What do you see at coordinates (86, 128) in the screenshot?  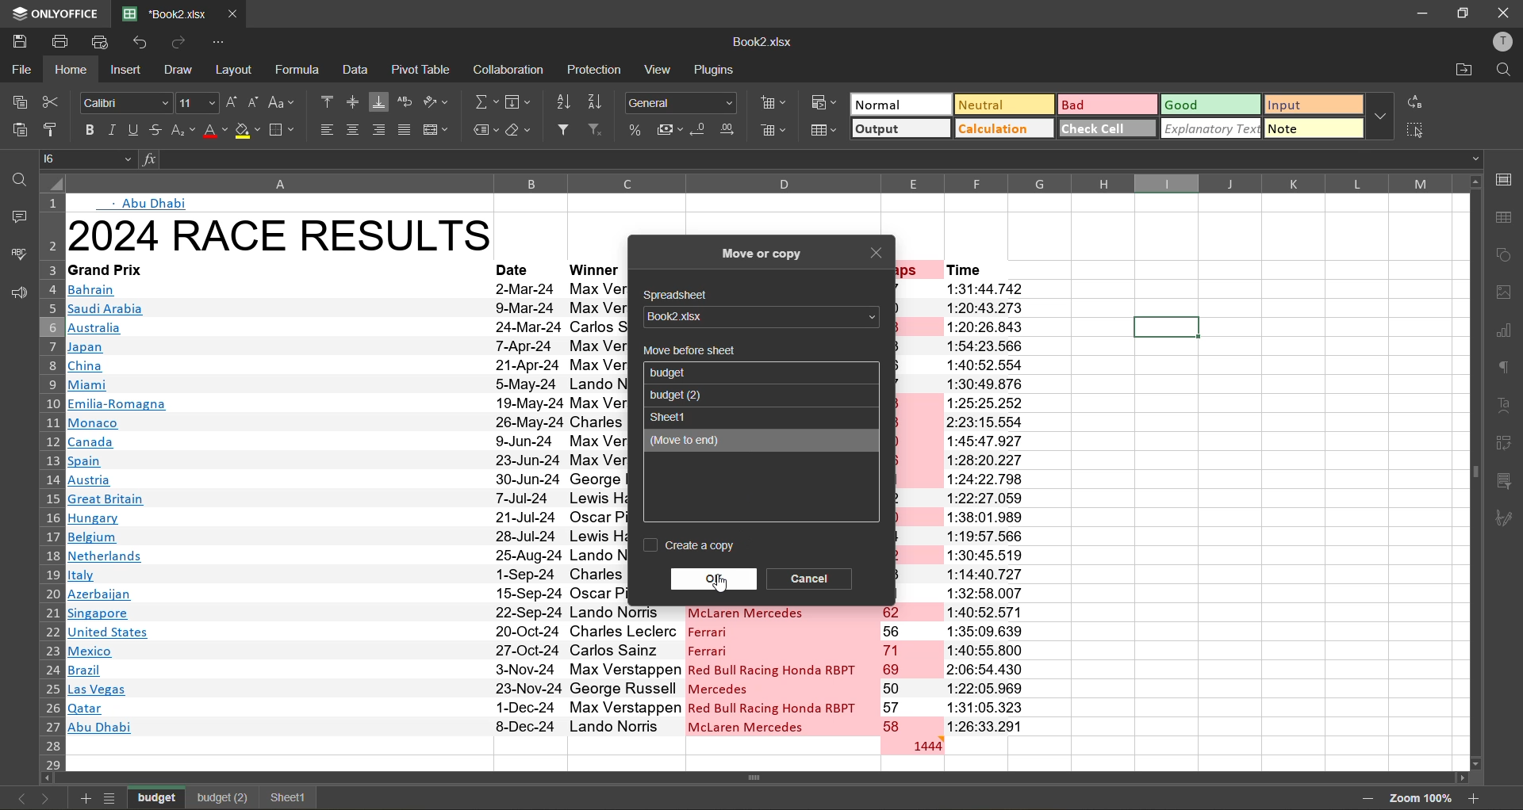 I see `bold` at bounding box center [86, 128].